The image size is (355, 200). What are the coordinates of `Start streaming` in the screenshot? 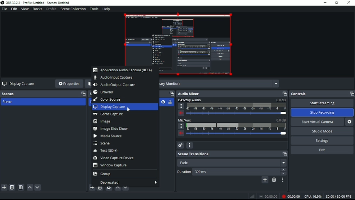 It's located at (322, 103).